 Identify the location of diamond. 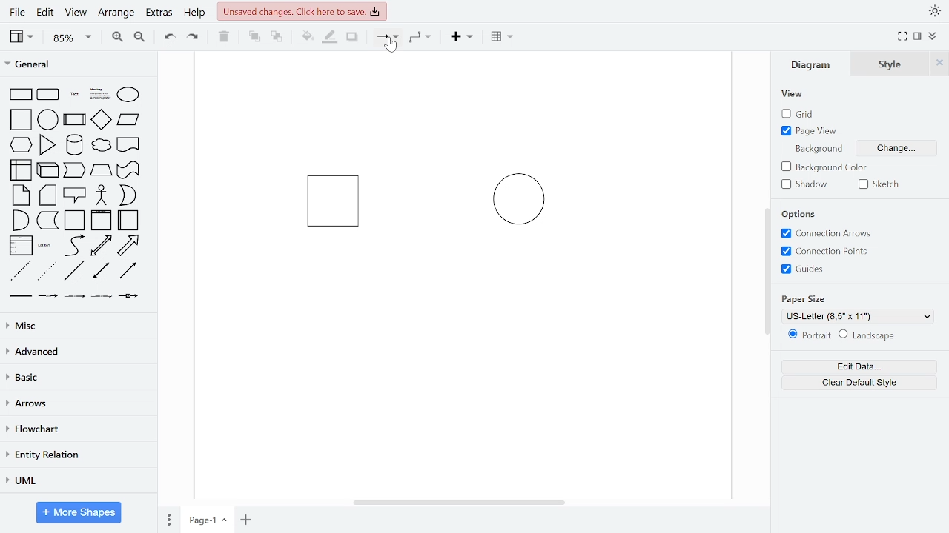
(101, 121).